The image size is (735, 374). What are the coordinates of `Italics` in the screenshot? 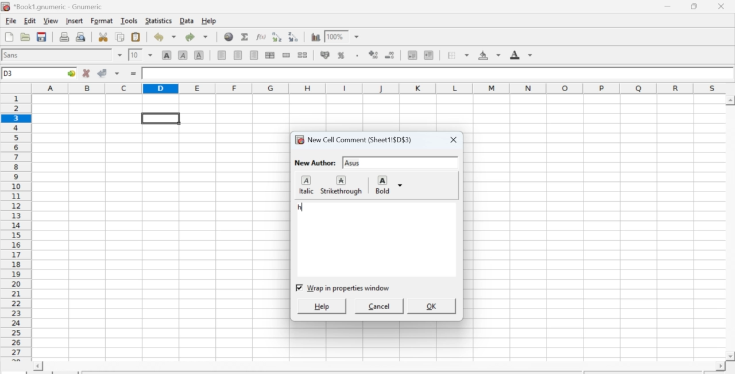 It's located at (183, 55).